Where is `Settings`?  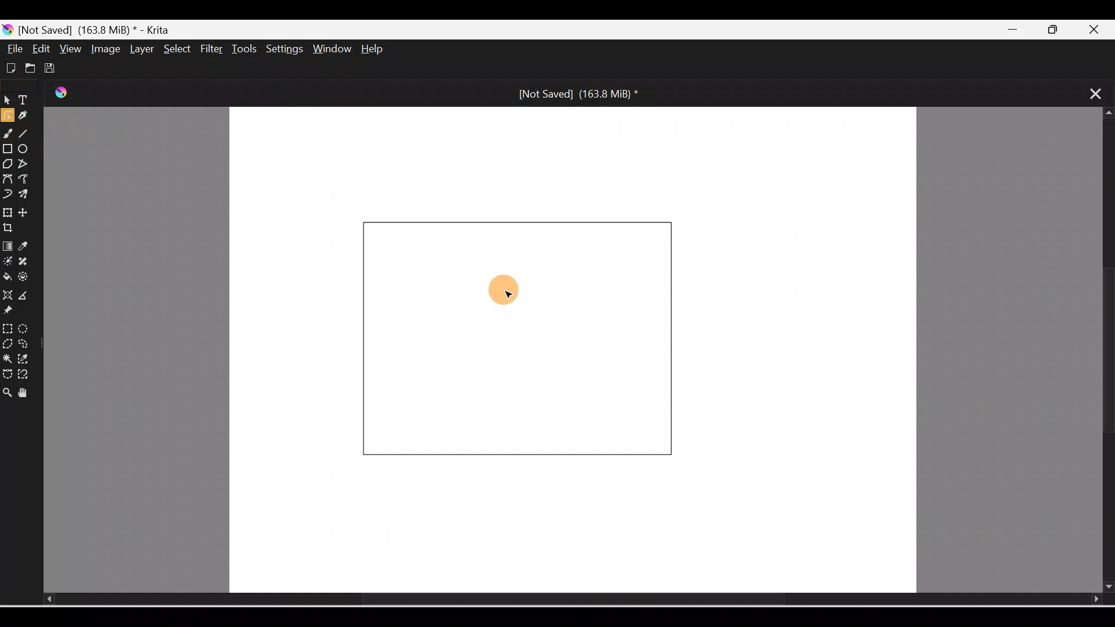 Settings is located at coordinates (286, 50).